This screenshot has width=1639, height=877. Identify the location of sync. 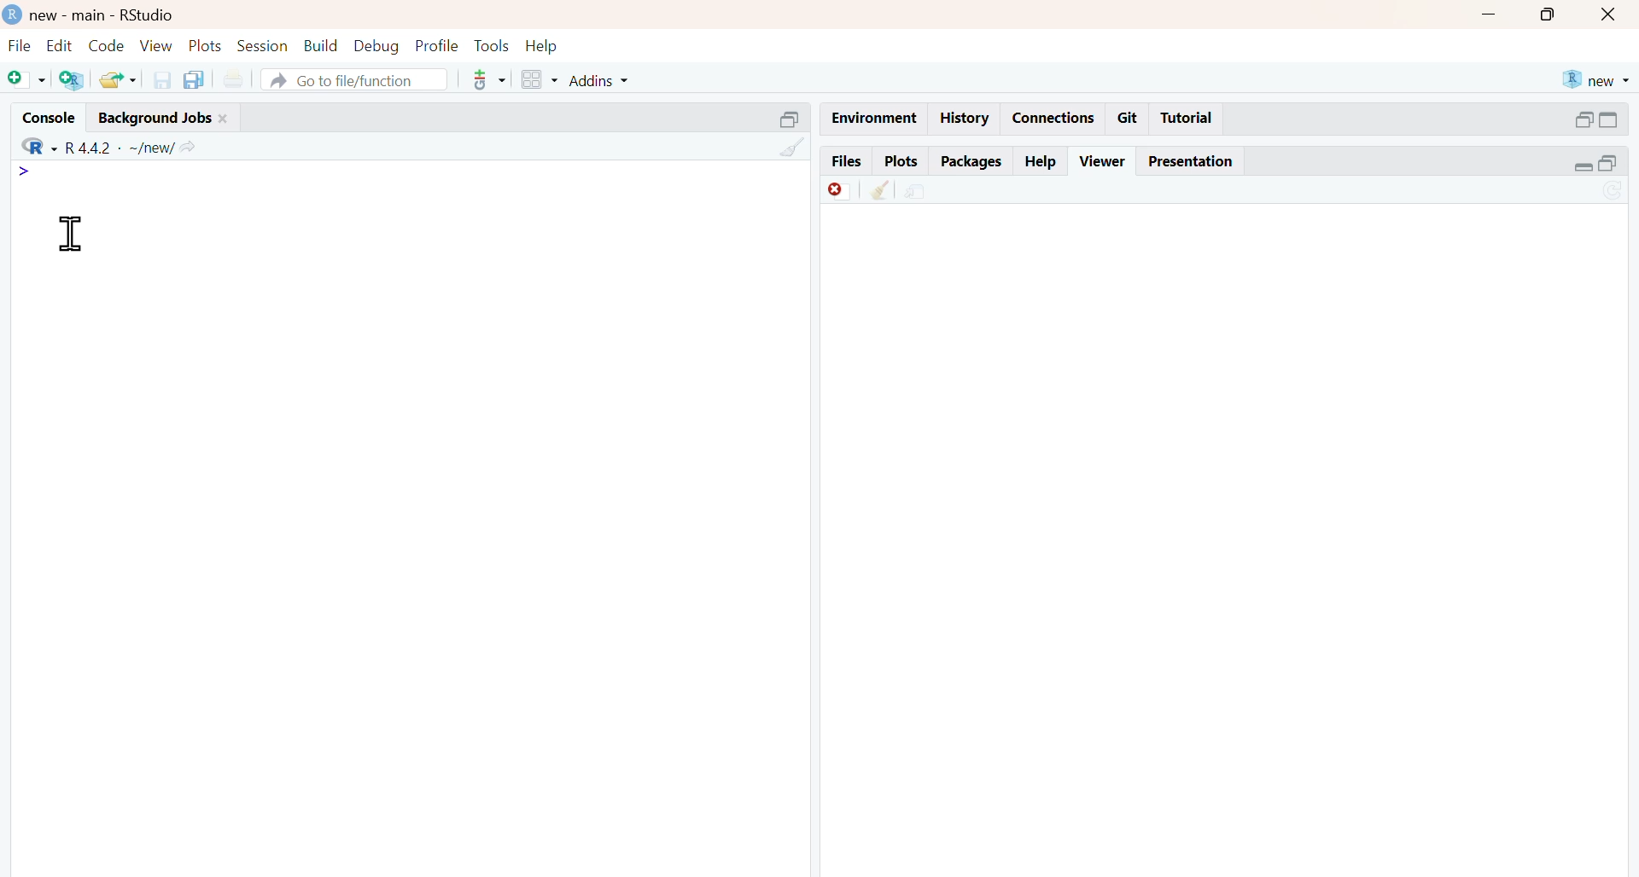
(1615, 192).